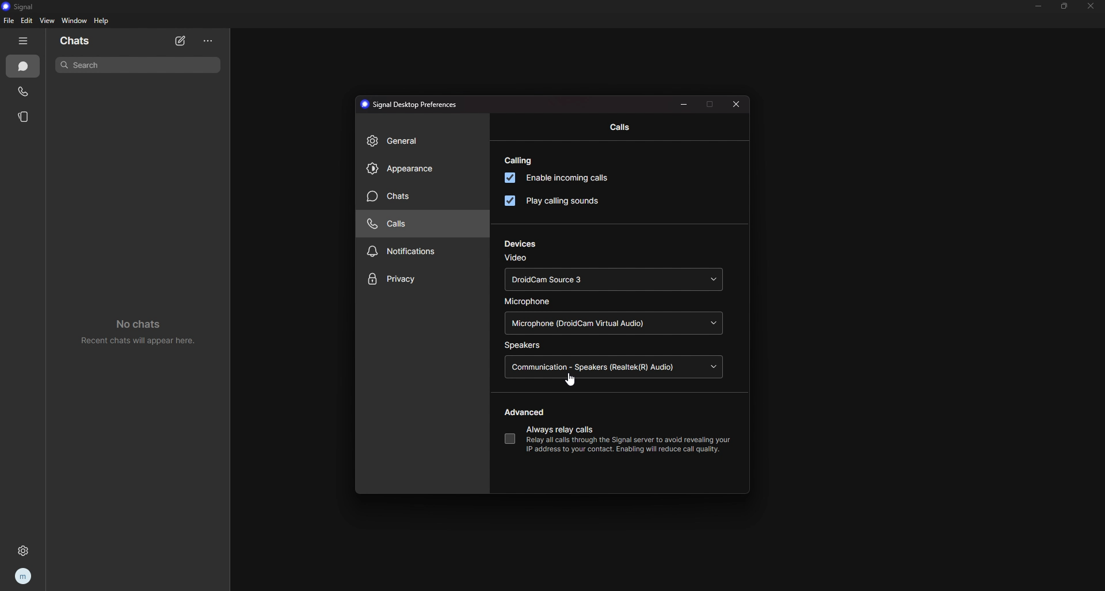 The image size is (1105, 591). What do you see at coordinates (555, 201) in the screenshot?
I see `play calling sounds` at bounding box center [555, 201].